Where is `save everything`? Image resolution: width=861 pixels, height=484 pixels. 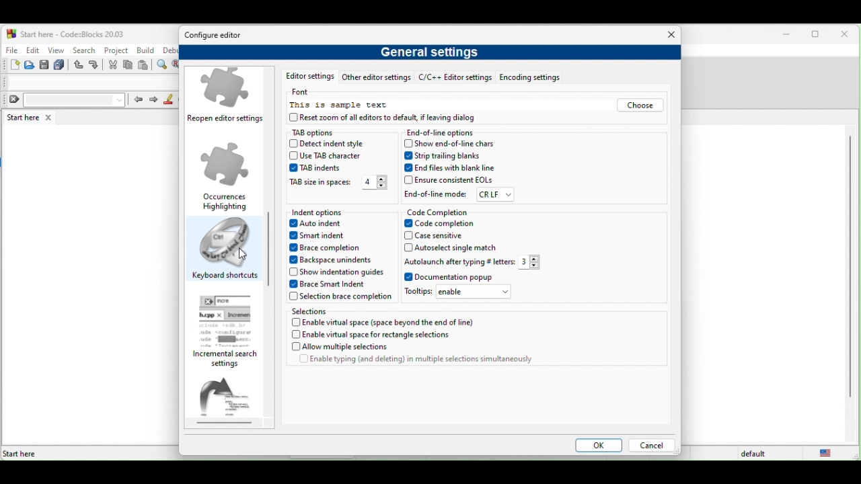
save everything is located at coordinates (61, 65).